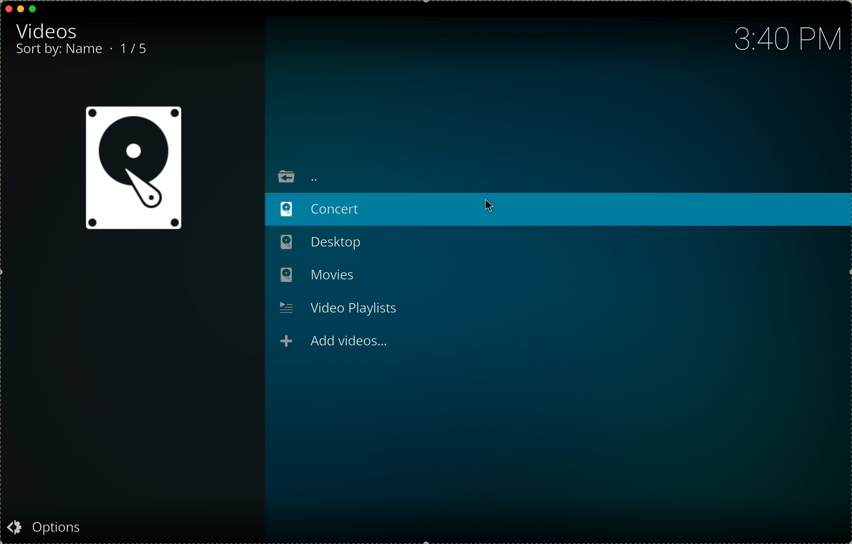  What do you see at coordinates (134, 169) in the screenshot?
I see `videos icon` at bounding box center [134, 169].